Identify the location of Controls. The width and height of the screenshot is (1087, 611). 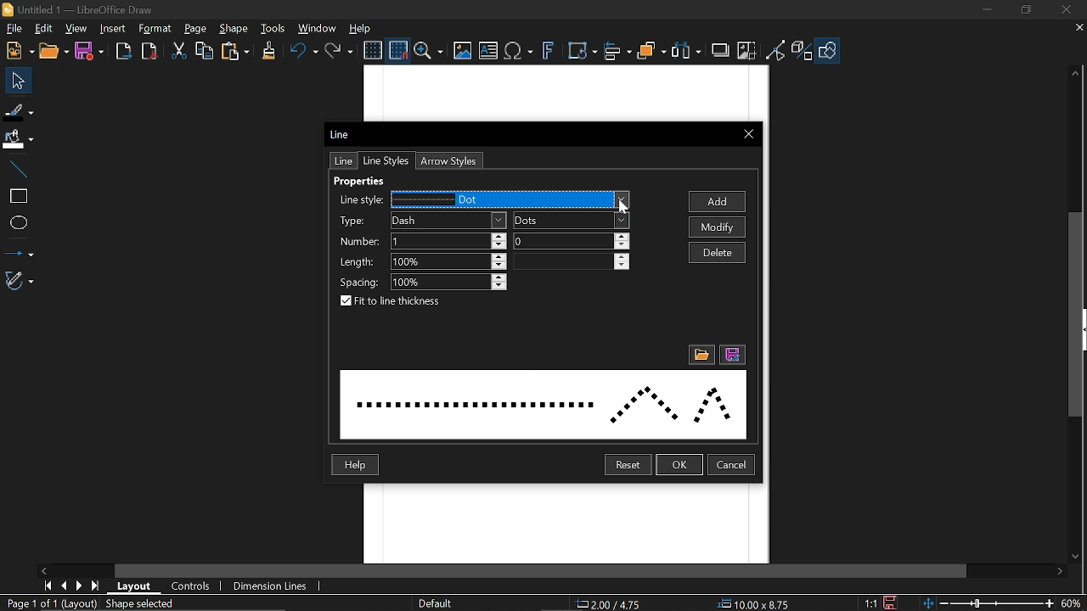
(191, 586).